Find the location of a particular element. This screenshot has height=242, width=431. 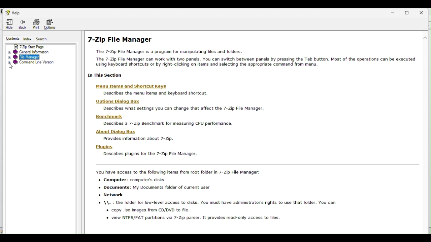

Command line version is located at coordinates (33, 62).